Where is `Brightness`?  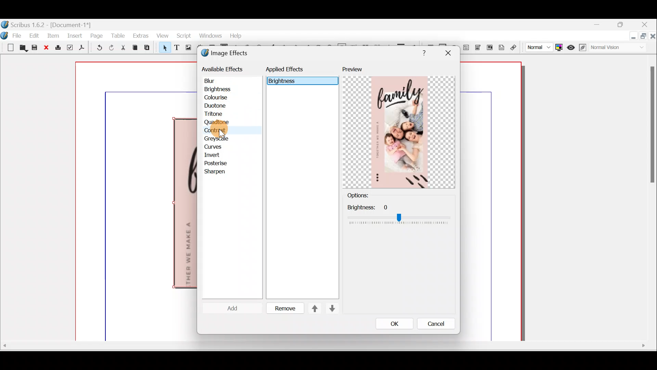
Brightness is located at coordinates (227, 89).